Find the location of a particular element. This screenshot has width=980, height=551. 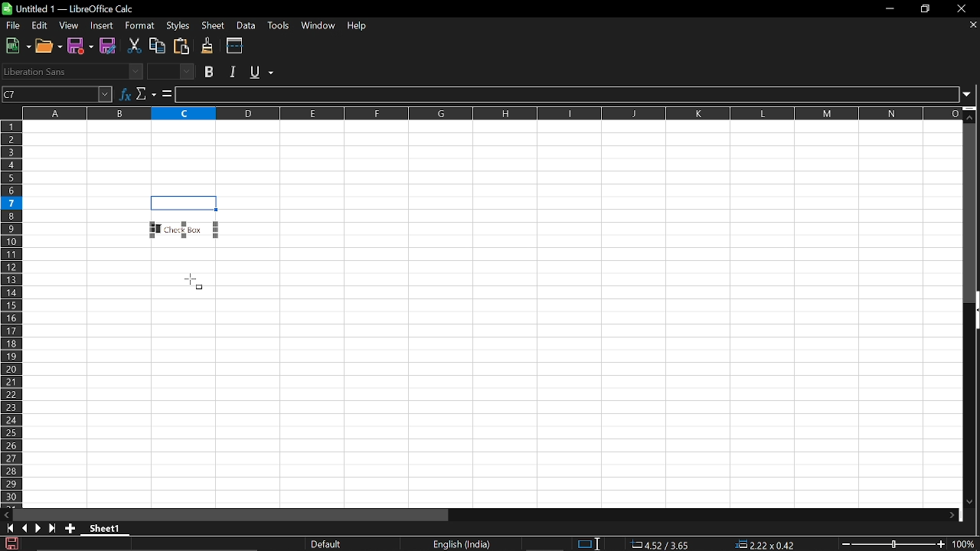

Open is located at coordinates (49, 46).